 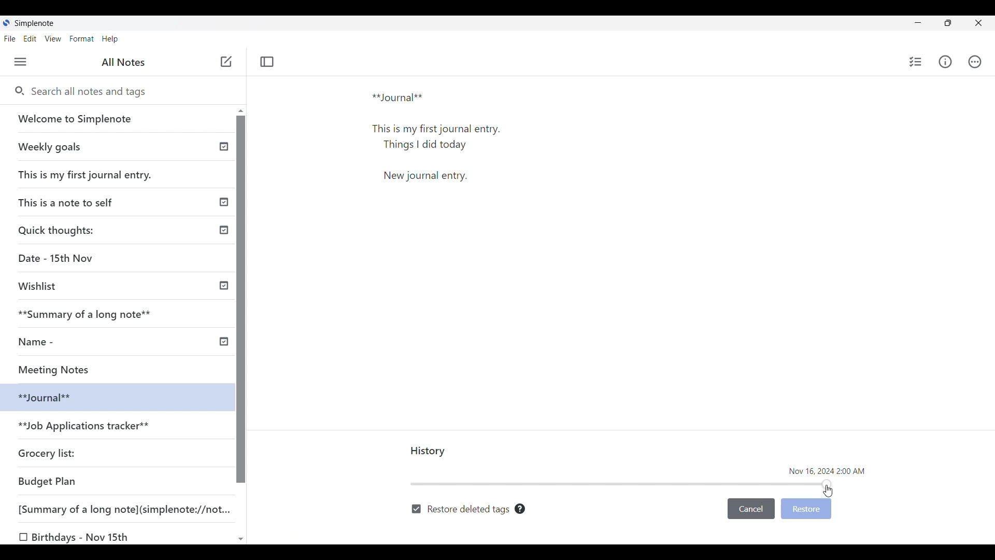 What do you see at coordinates (918, 22) in the screenshot?
I see `Minimize` at bounding box center [918, 22].